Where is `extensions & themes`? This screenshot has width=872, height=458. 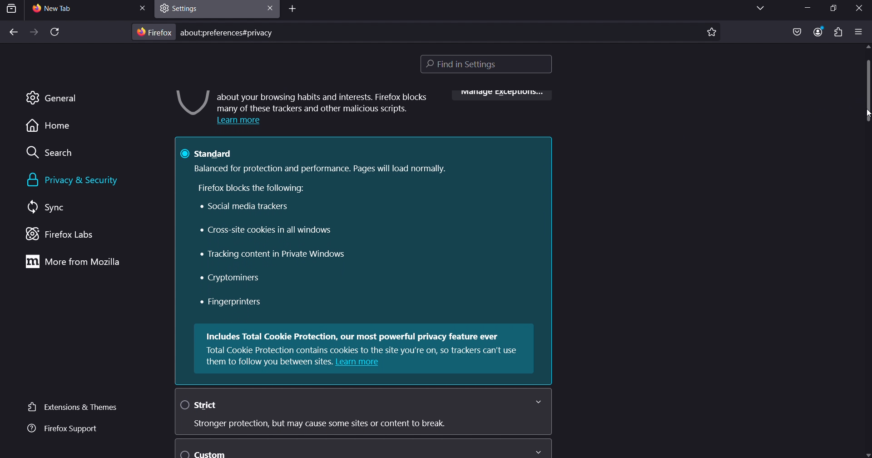 extensions & themes is located at coordinates (70, 406).